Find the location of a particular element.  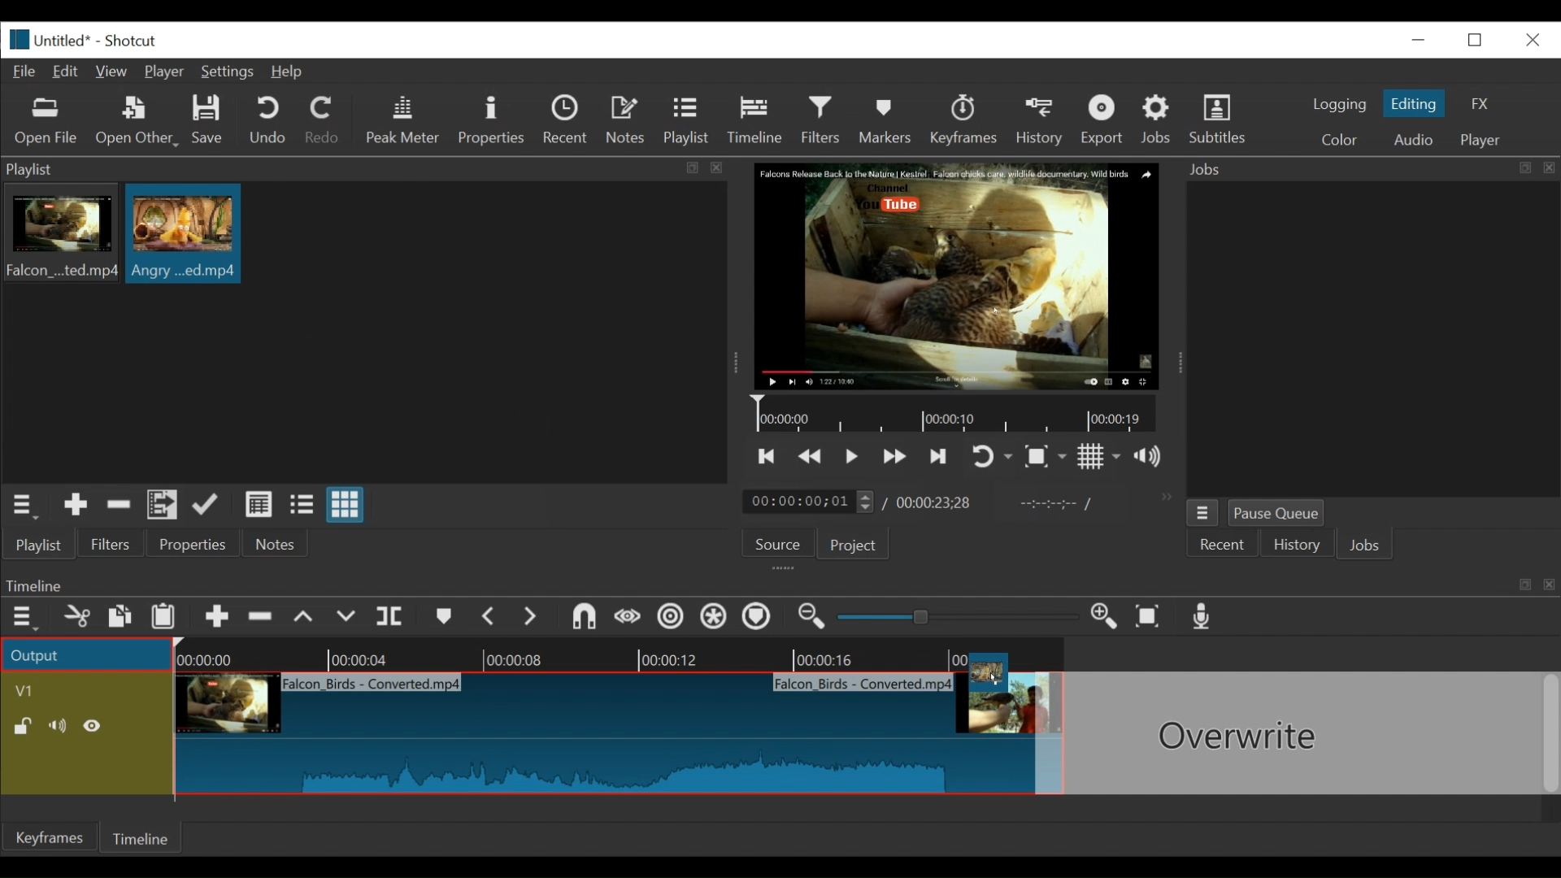

Hide is located at coordinates (97, 726).